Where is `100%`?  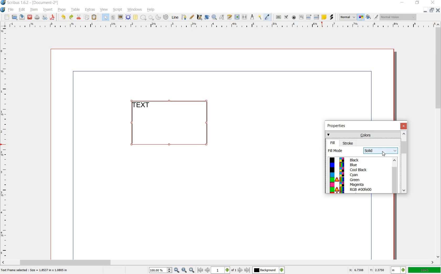
100% is located at coordinates (424, 270).